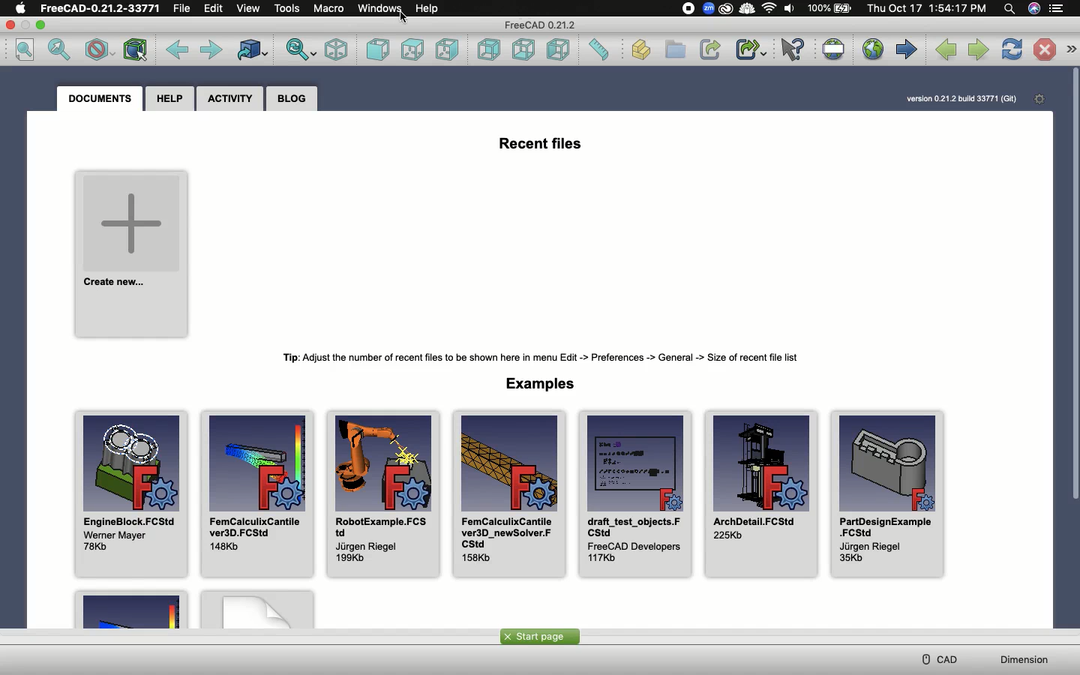 This screenshot has height=675, width=1080. Describe the element at coordinates (169, 99) in the screenshot. I see `Help` at that location.